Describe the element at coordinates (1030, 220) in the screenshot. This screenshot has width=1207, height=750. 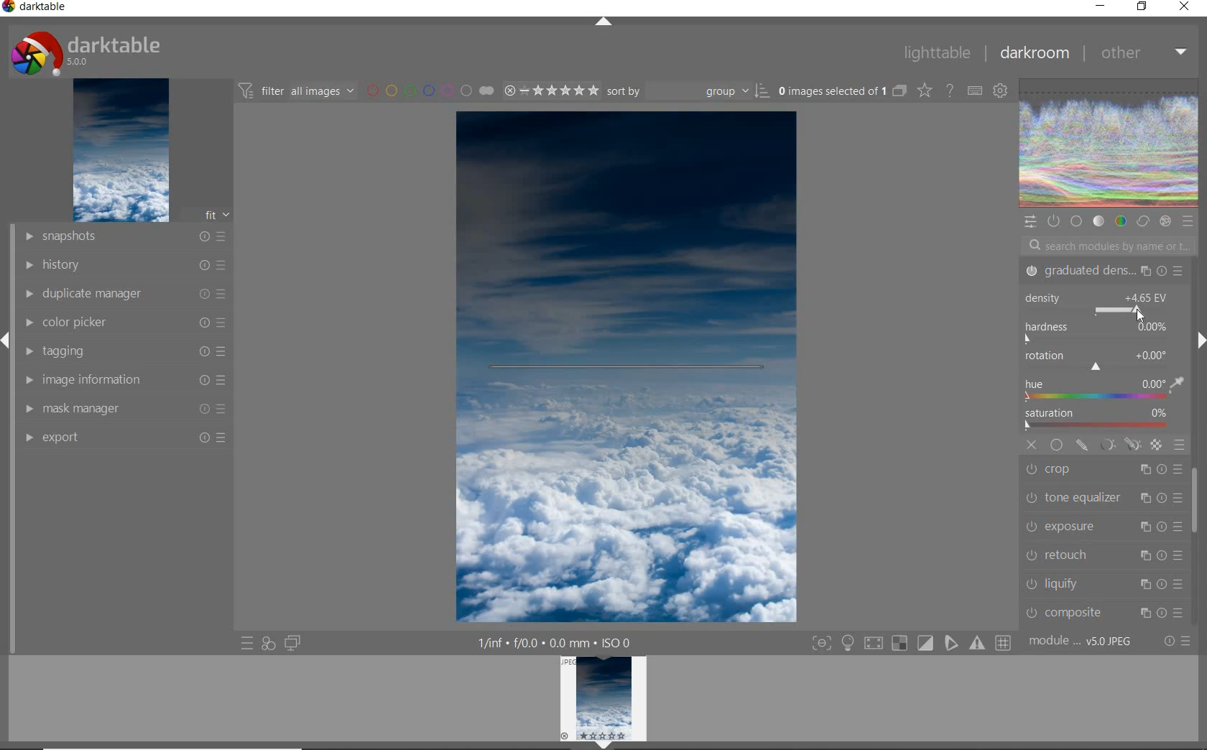
I see `QUICK ACCESS PANEL` at that location.